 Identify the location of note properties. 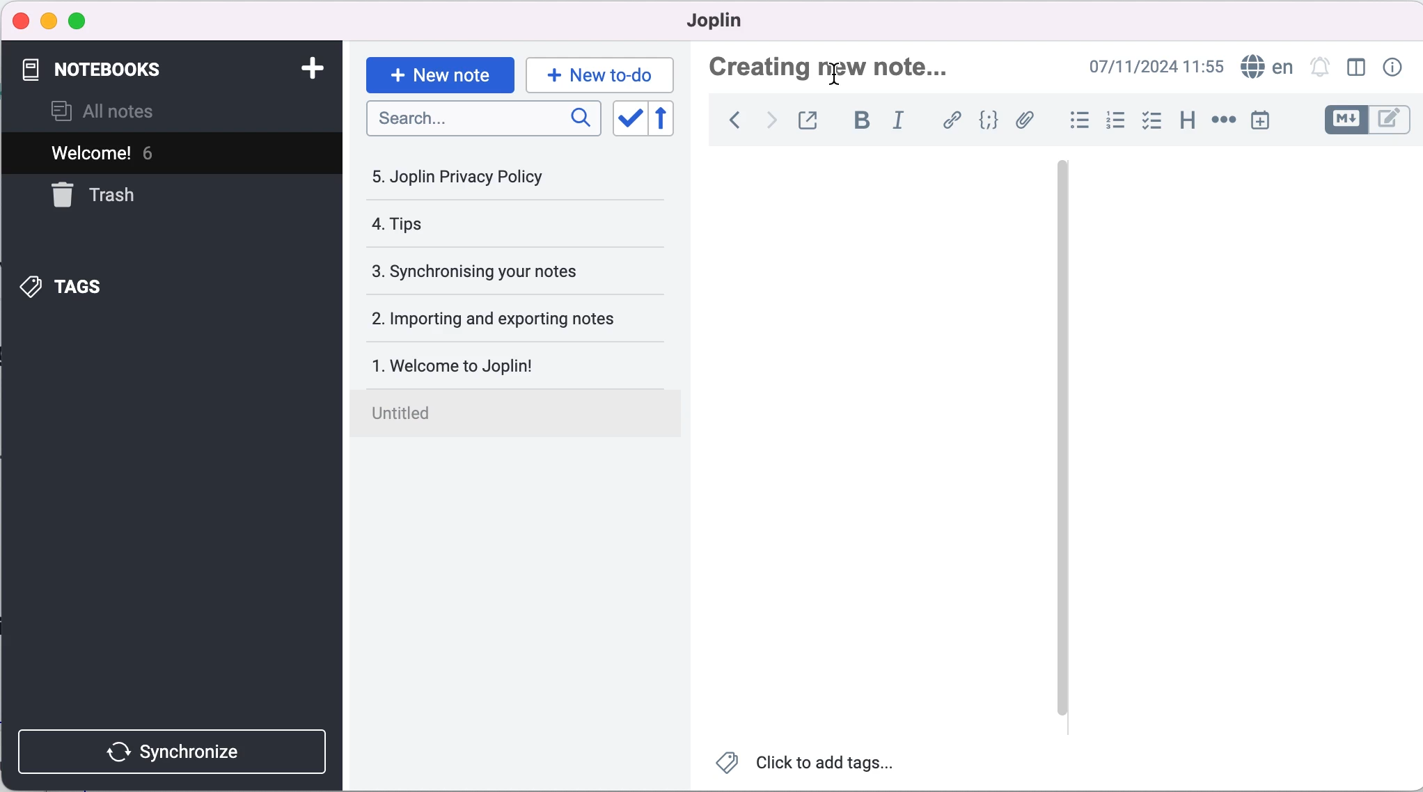
(1391, 68).